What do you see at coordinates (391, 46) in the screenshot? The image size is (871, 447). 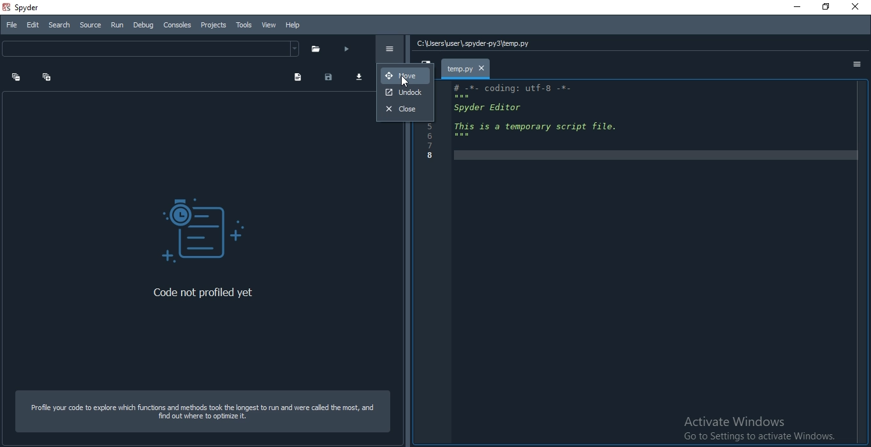 I see `options` at bounding box center [391, 46].